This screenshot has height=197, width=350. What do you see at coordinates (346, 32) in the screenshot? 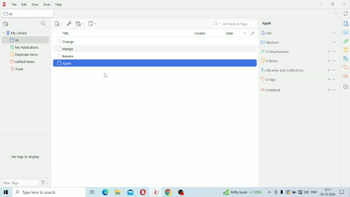
I see `Abstract` at bounding box center [346, 32].